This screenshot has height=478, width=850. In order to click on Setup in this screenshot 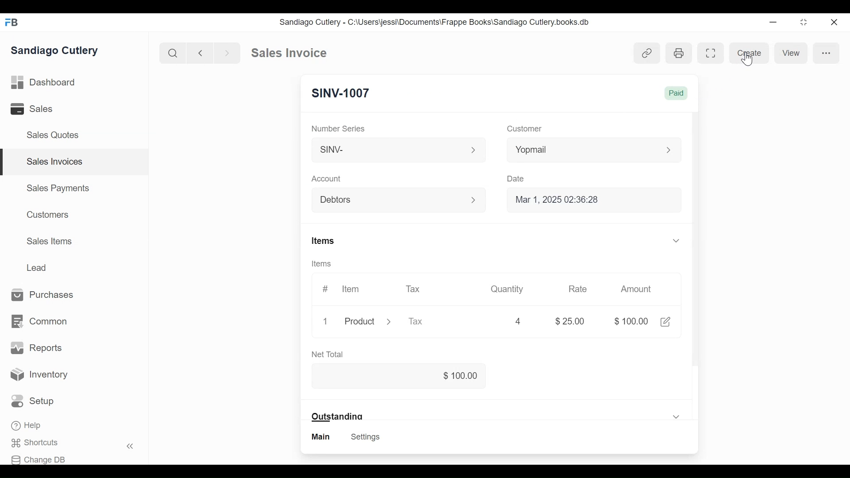, I will do `click(33, 401)`.